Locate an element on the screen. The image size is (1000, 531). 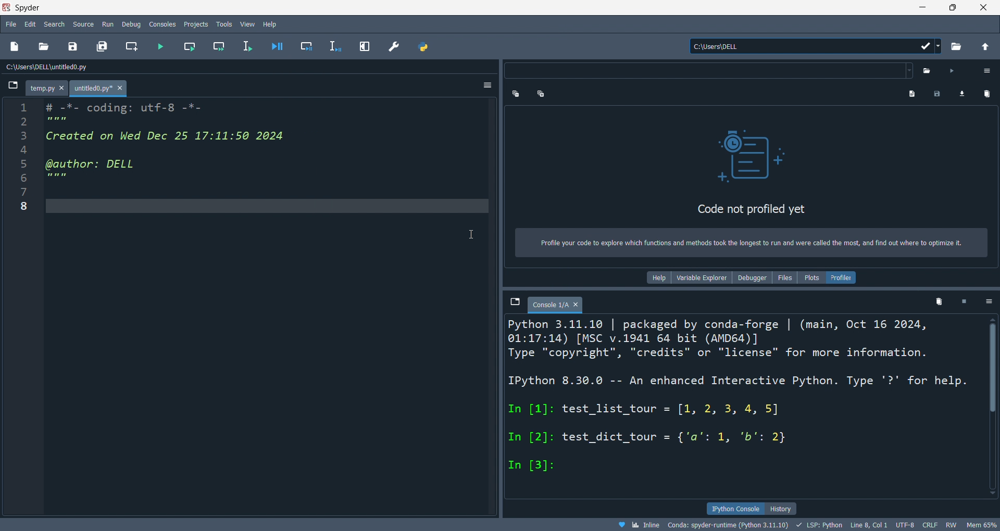
 Python 3.11.10 | packaged by conda-forge | (main, Oct 16 2024, 01:17:14) [MSC v.1941 64 bit (AMD64)] Type "copyright", "credits" or "license" for more information. IPython 8.30.0 -- An enhanced Interactive Python. Type '?' for help. In [1]: test_list_tour = [1, 2, 3, 4, 5] In [2]: test_dict_tour = {'a': 1, 'b': 2} In [3]: is located at coordinates (743, 409).